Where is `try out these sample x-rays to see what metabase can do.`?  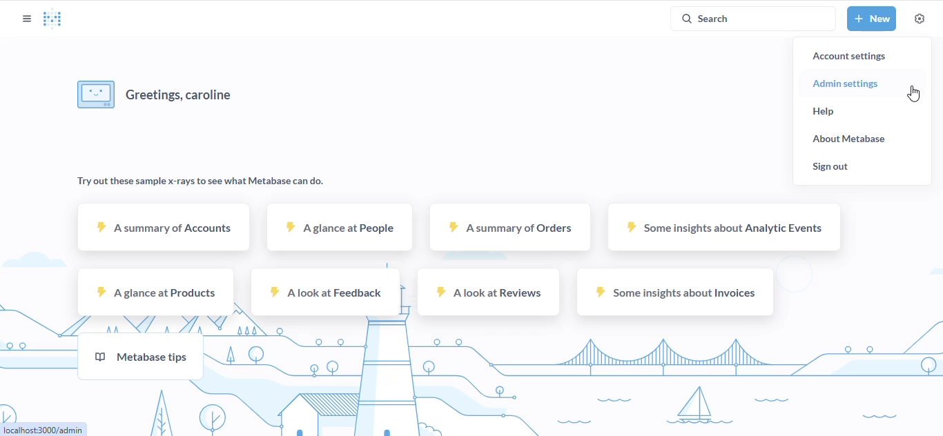 try out these sample x-rays to see what metabase can do. is located at coordinates (202, 181).